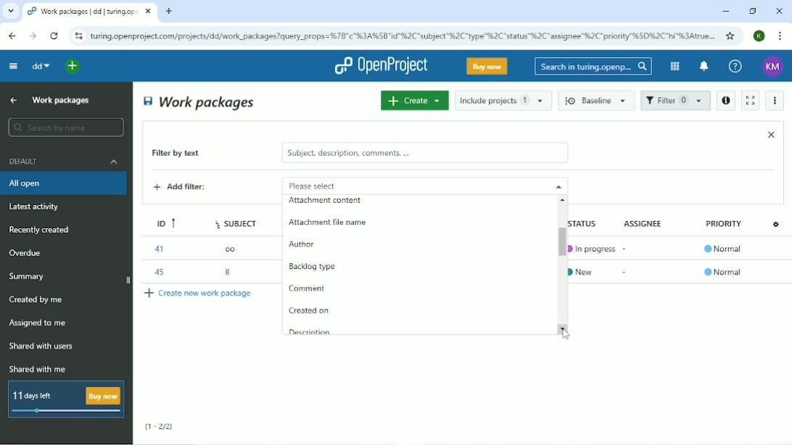  I want to click on Include projects 1, so click(503, 100).